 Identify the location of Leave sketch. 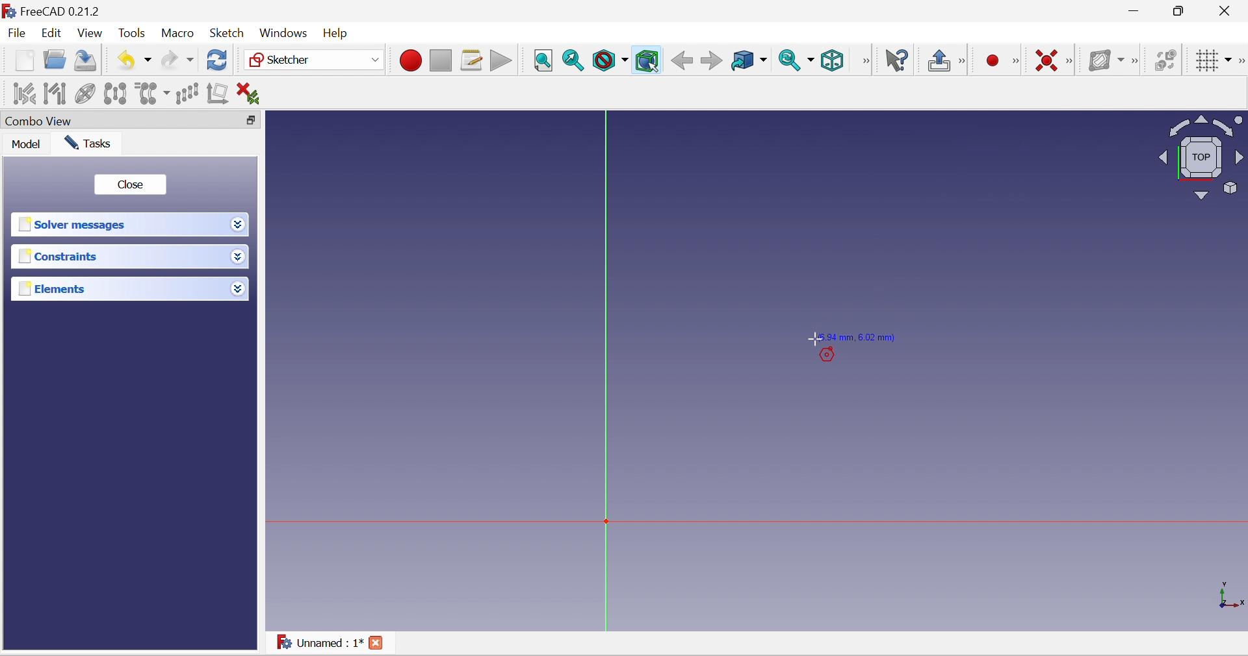
(940, 62).